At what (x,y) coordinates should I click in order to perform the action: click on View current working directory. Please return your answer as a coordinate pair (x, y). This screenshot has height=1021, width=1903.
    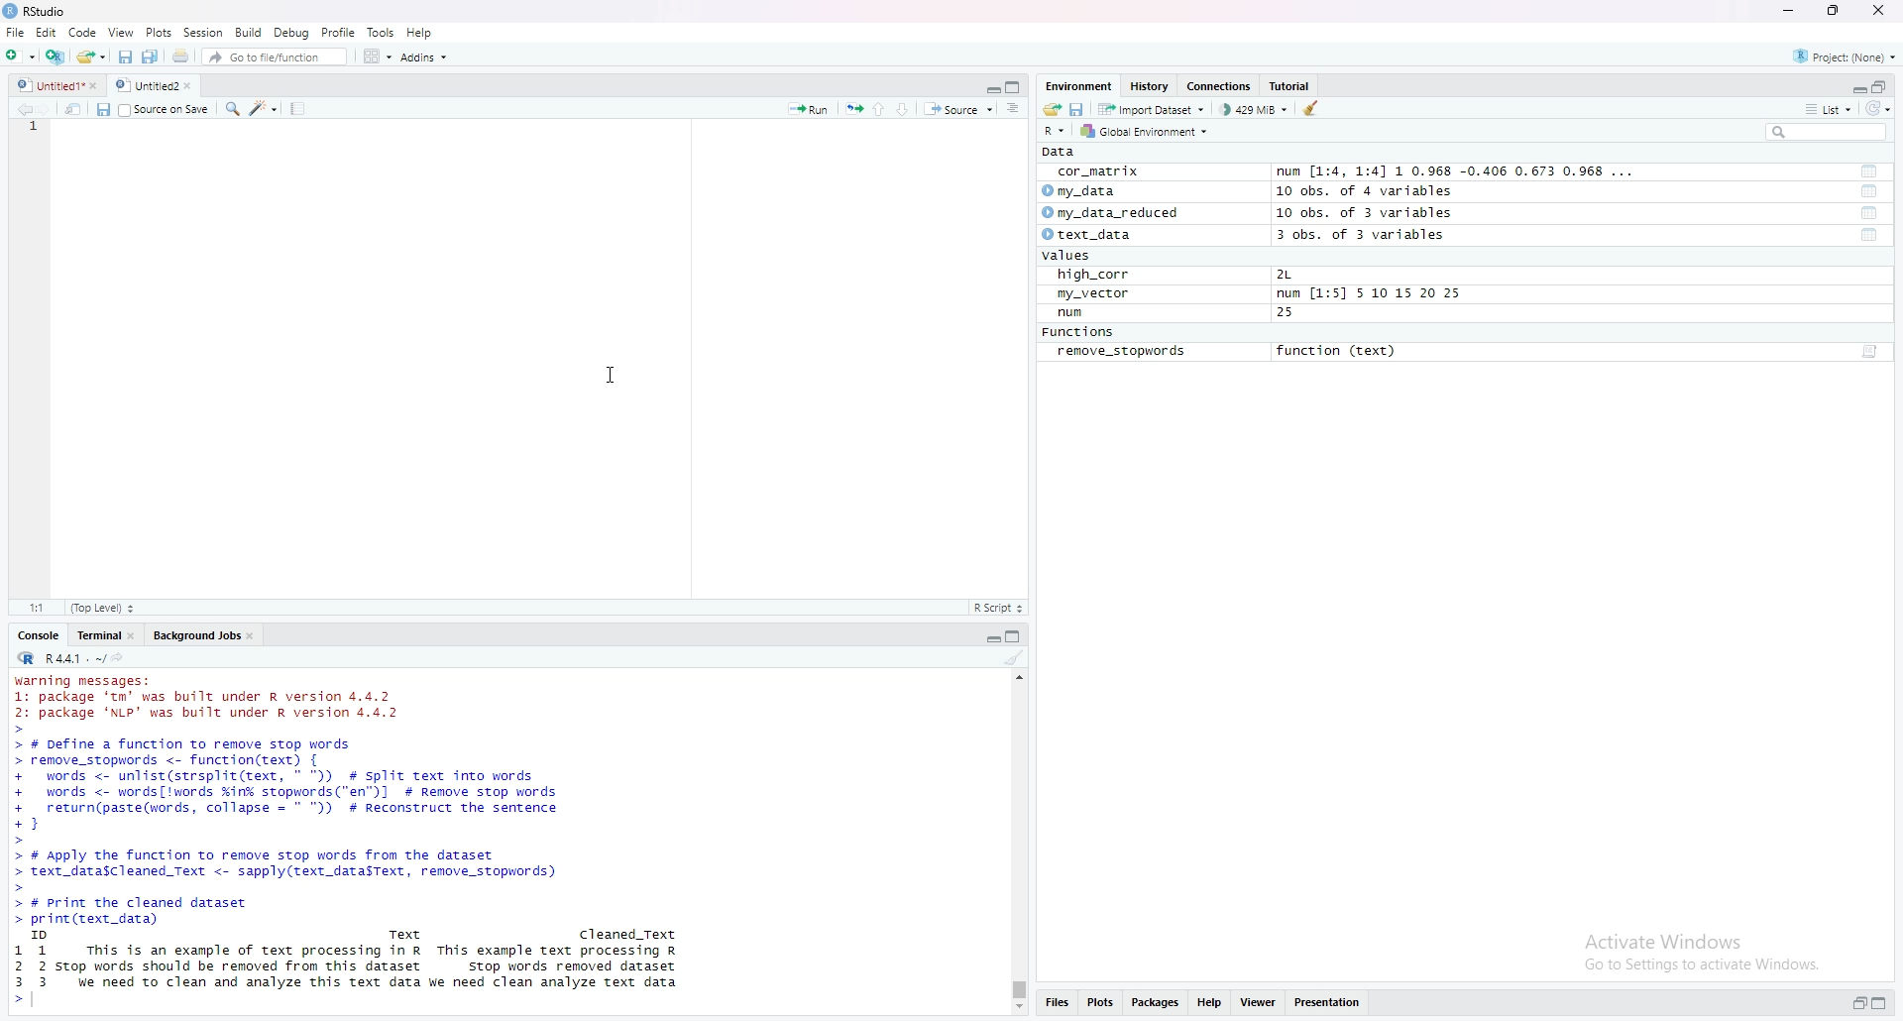
    Looking at the image, I should click on (117, 655).